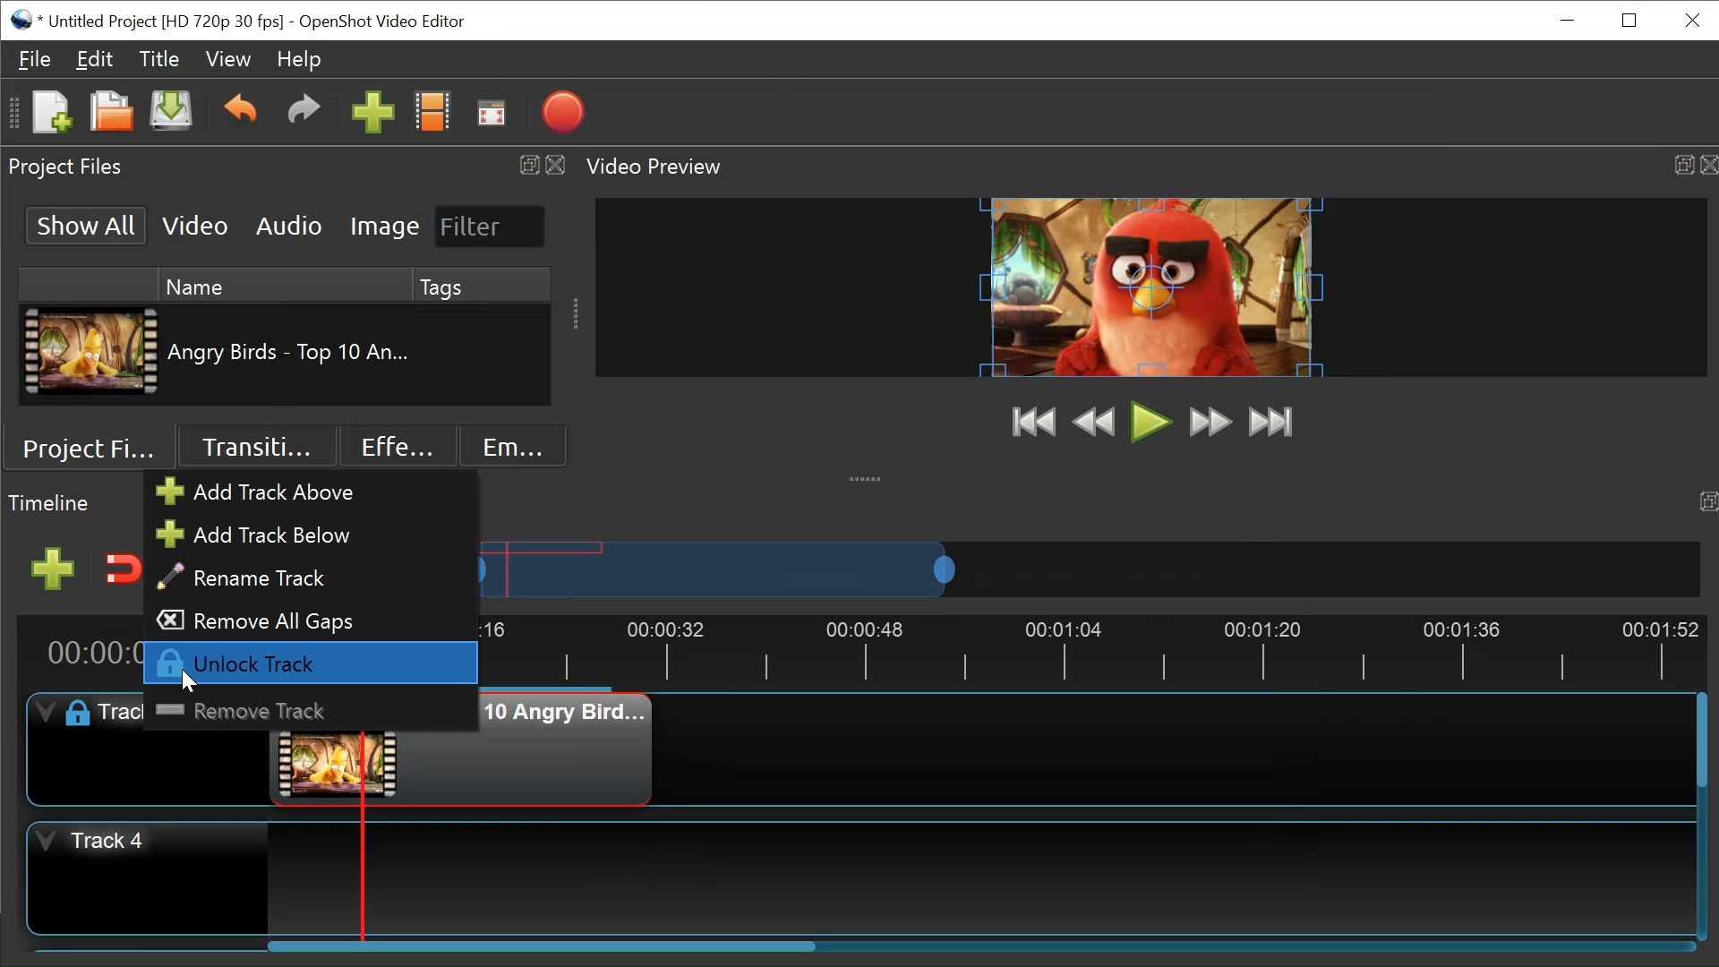 This screenshot has width=1719, height=967. What do you see at coordinates (1148, 167) in the screenshot?
I see `Video Preview` at bounding box center [1148, 167].